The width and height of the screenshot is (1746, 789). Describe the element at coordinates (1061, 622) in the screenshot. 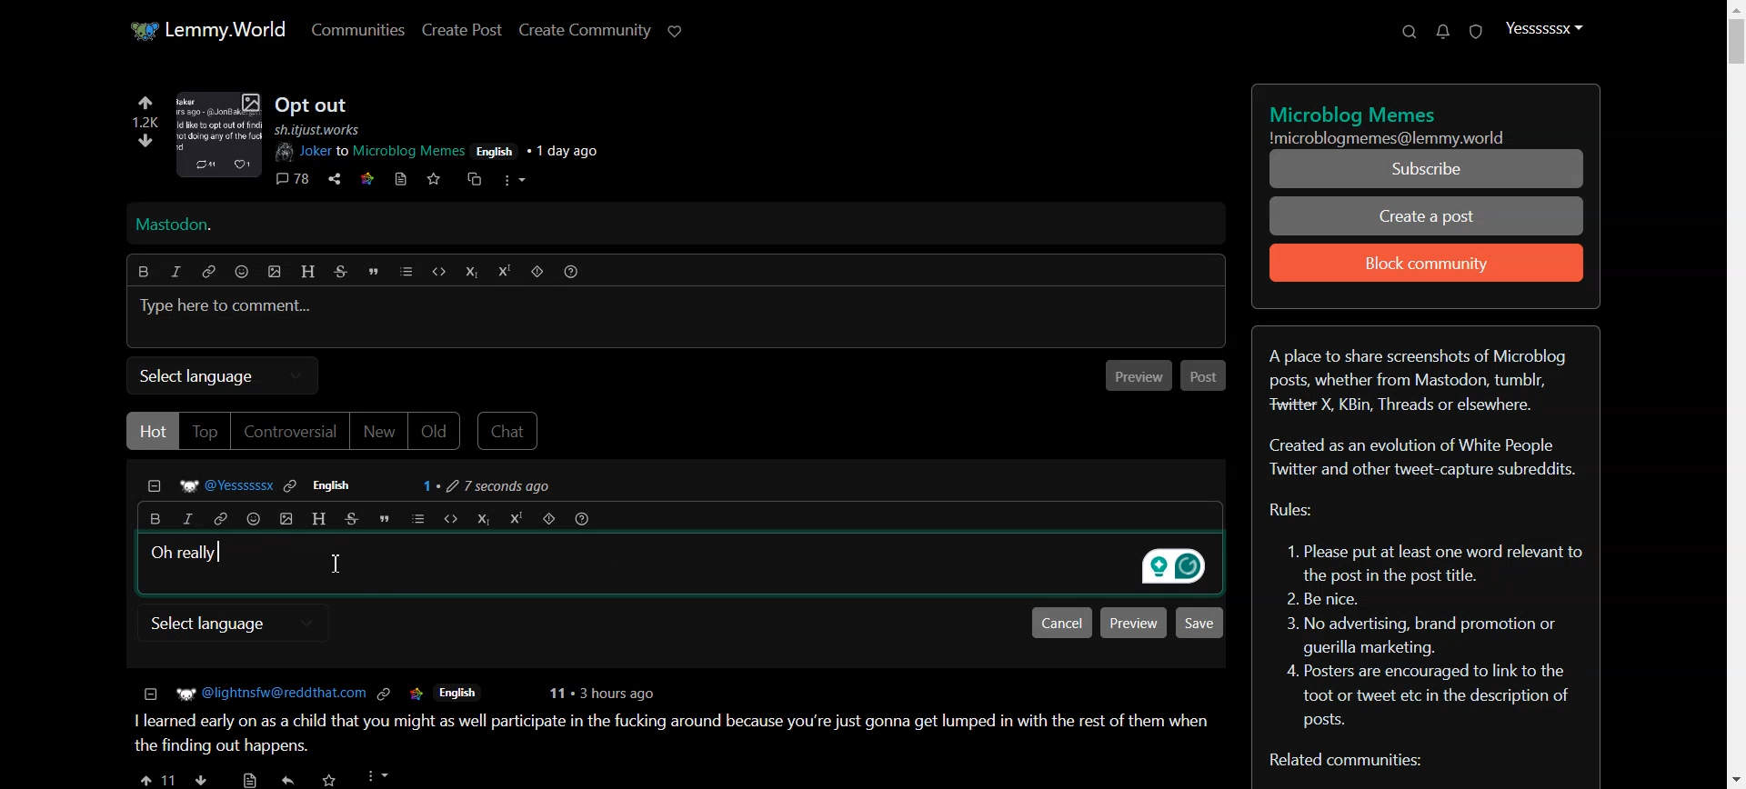

I see `Cancel` at that location.